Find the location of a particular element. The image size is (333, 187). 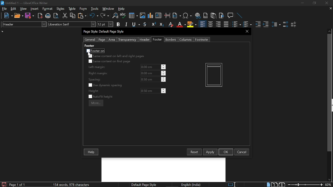

Styles is located at coordinates (61, 9).